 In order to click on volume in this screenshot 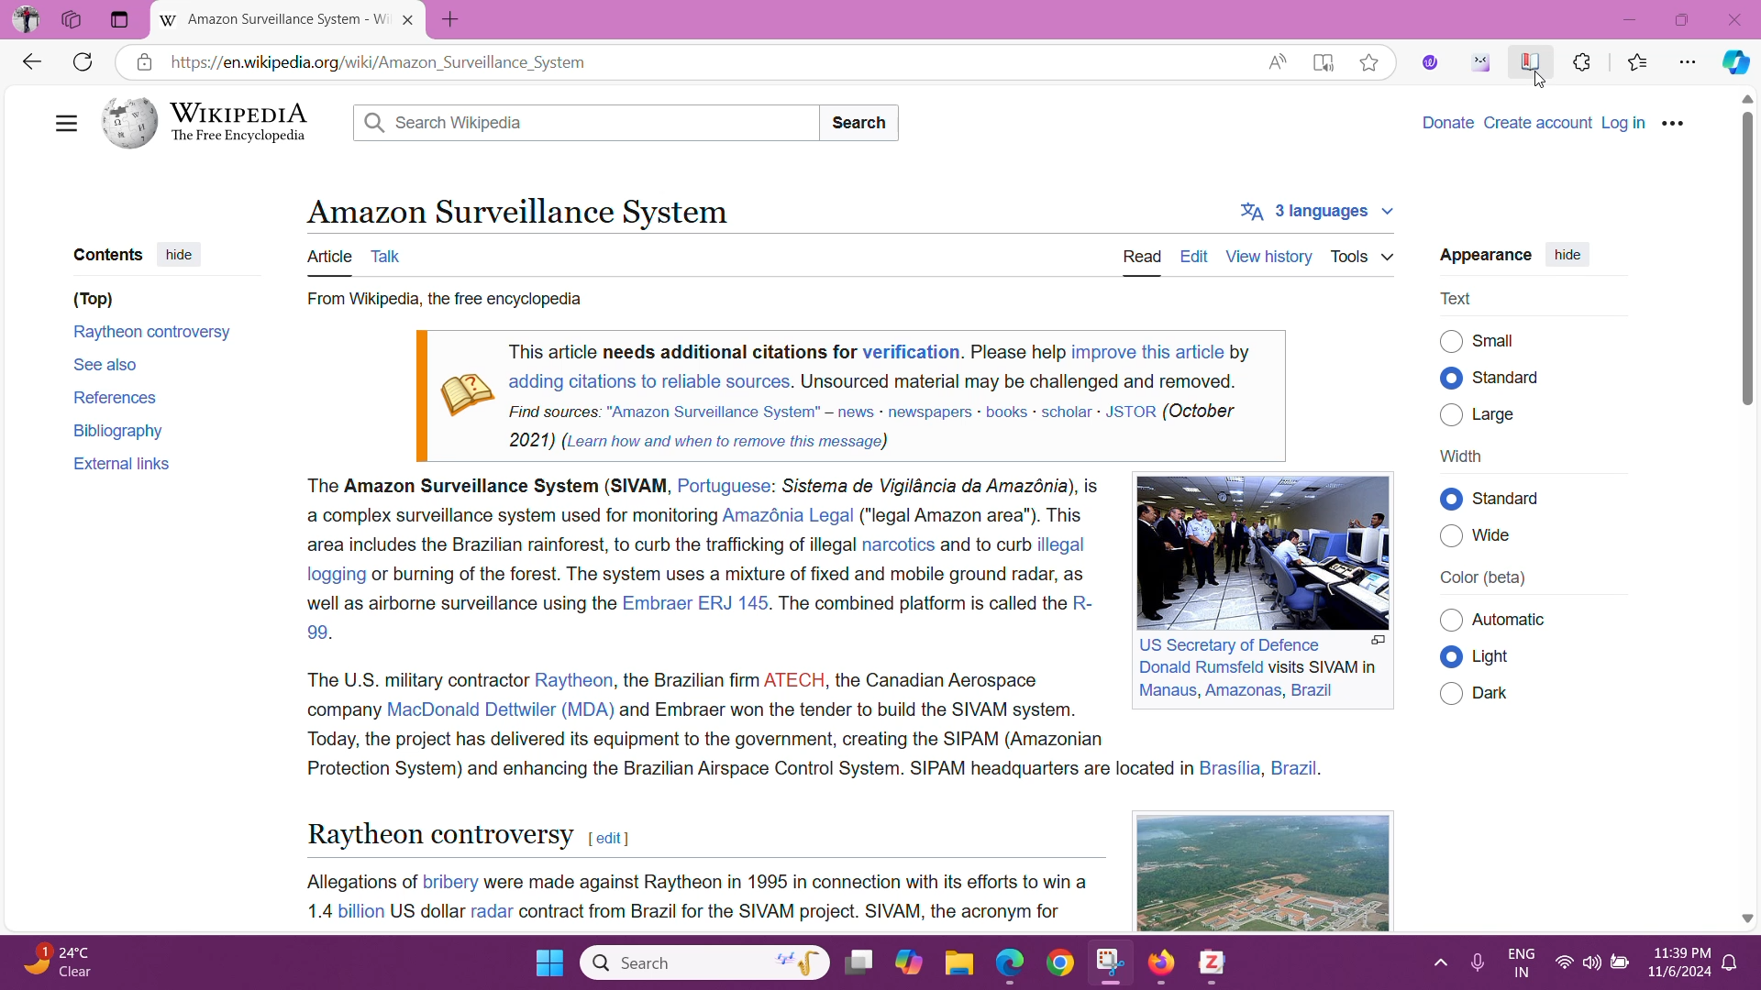, I will do `click(1589, 963)`.